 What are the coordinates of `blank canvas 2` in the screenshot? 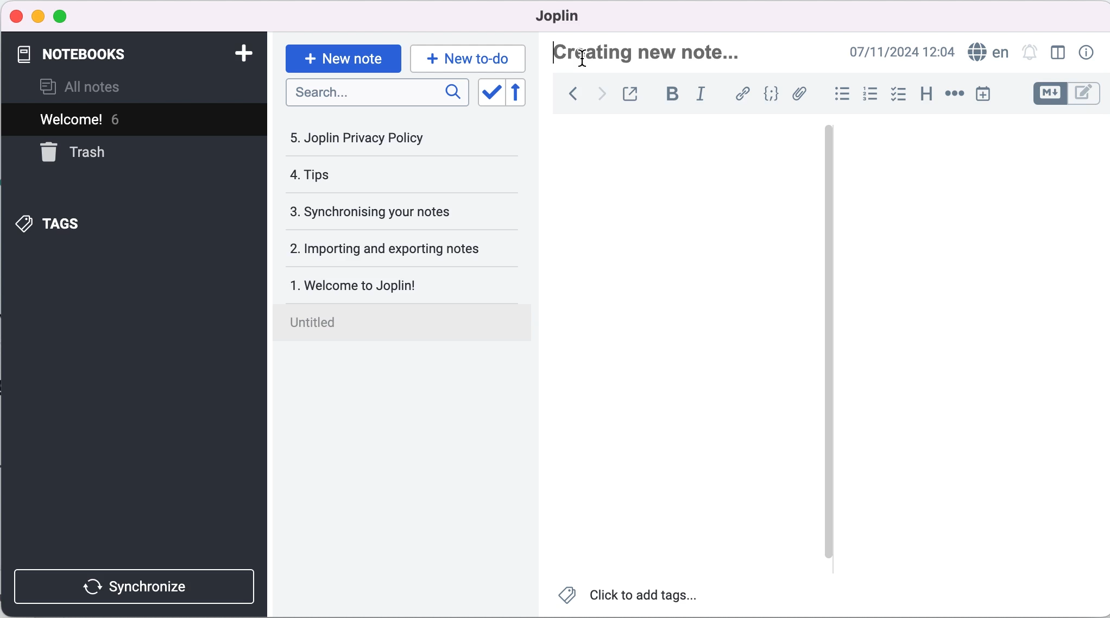 It's located at (971, 350).